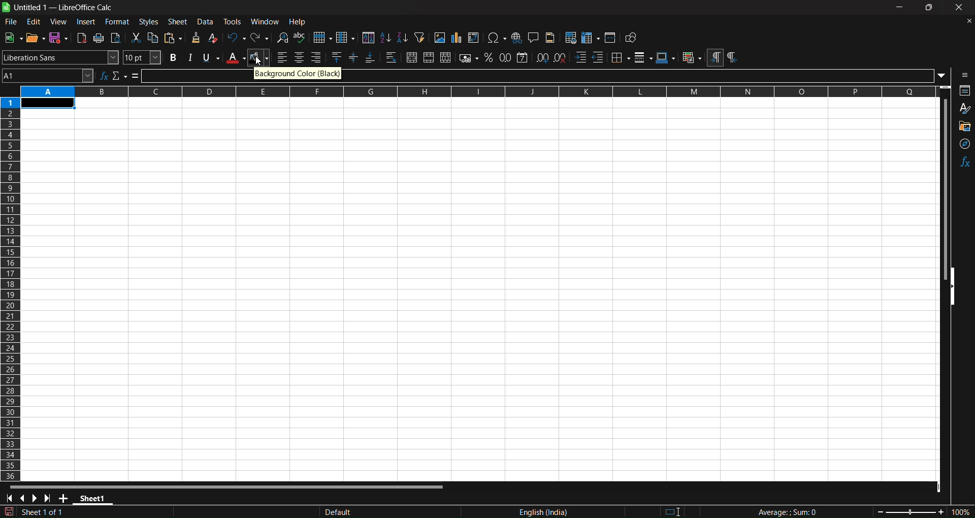 The height and width of the screenshot is (518, 975). I want to click on border styles, so click(644, 57).